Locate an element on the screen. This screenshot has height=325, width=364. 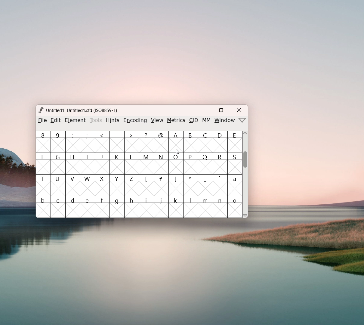
CID is located at coordinates (193, 120).